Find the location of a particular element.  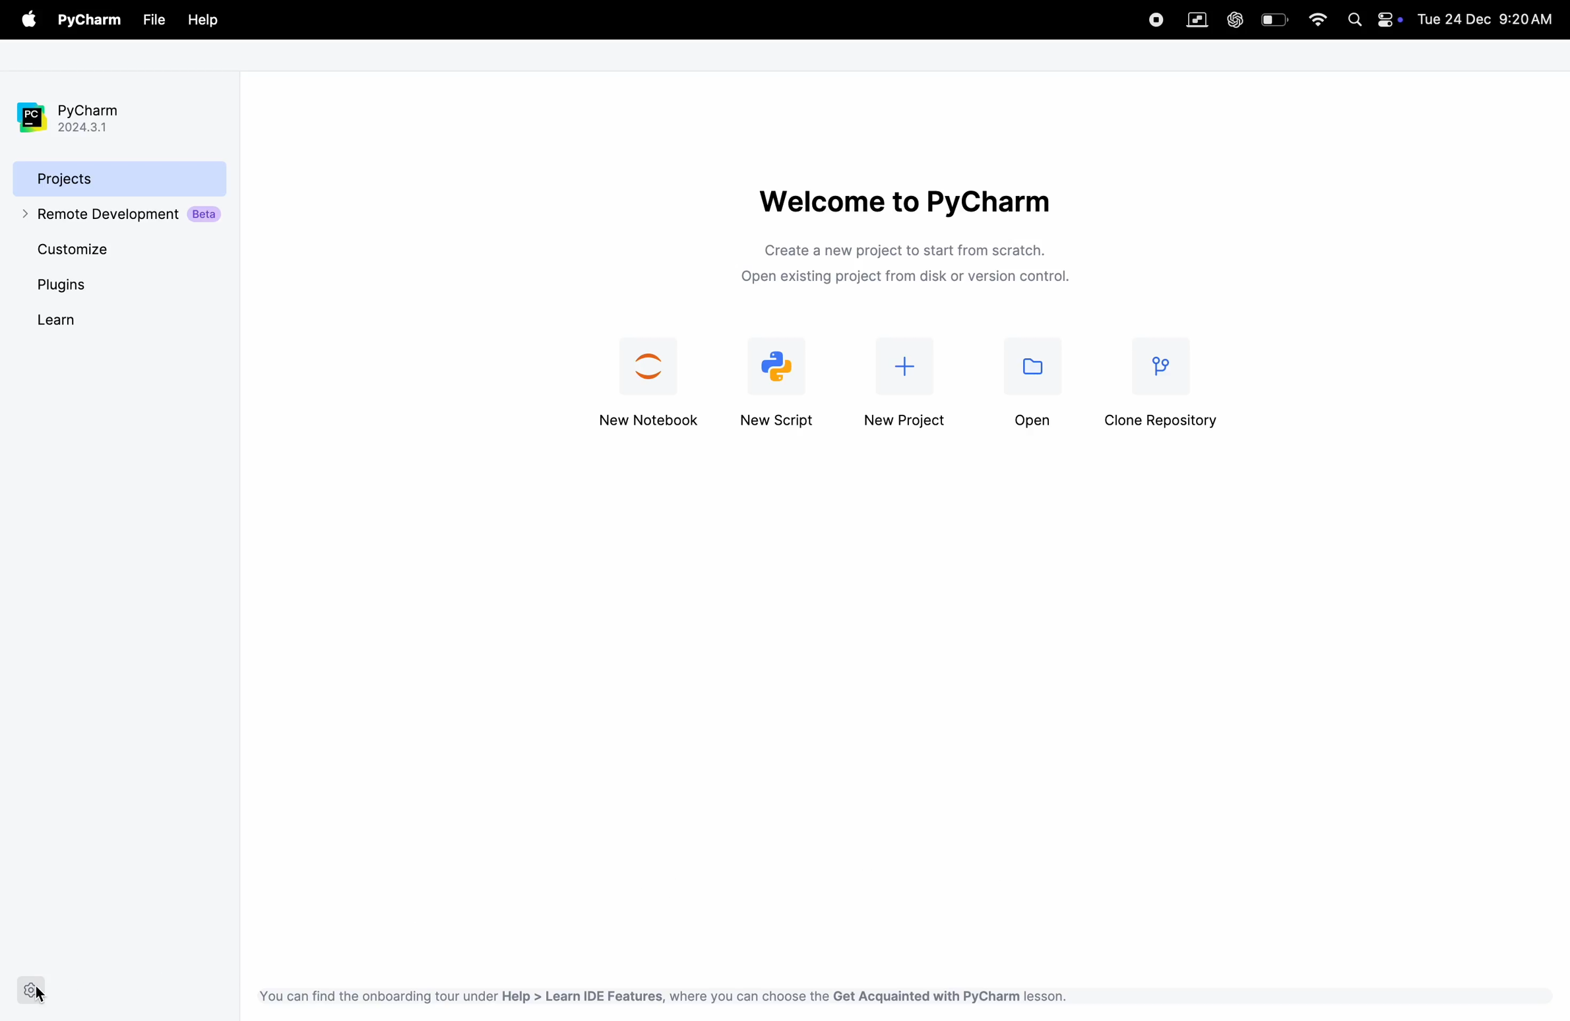

File is located at coordinates (152, 20).